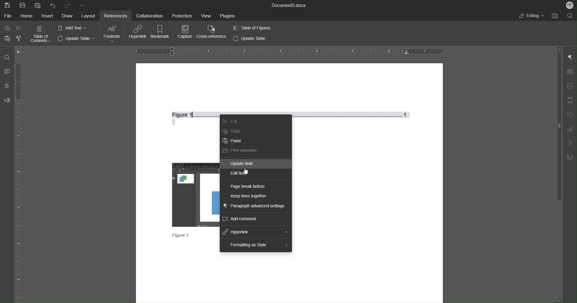 The image size is (577, 303). What do you see at coordinates (181, 235) in the screenshot?
I see `Figure 1` at bounding box center [181, 235].